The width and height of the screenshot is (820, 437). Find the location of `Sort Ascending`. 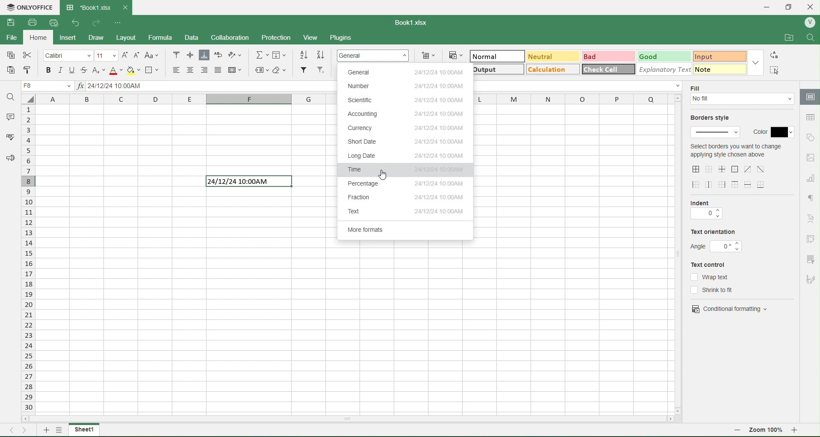

Sort Ascending is located at coordinates (304, 55).